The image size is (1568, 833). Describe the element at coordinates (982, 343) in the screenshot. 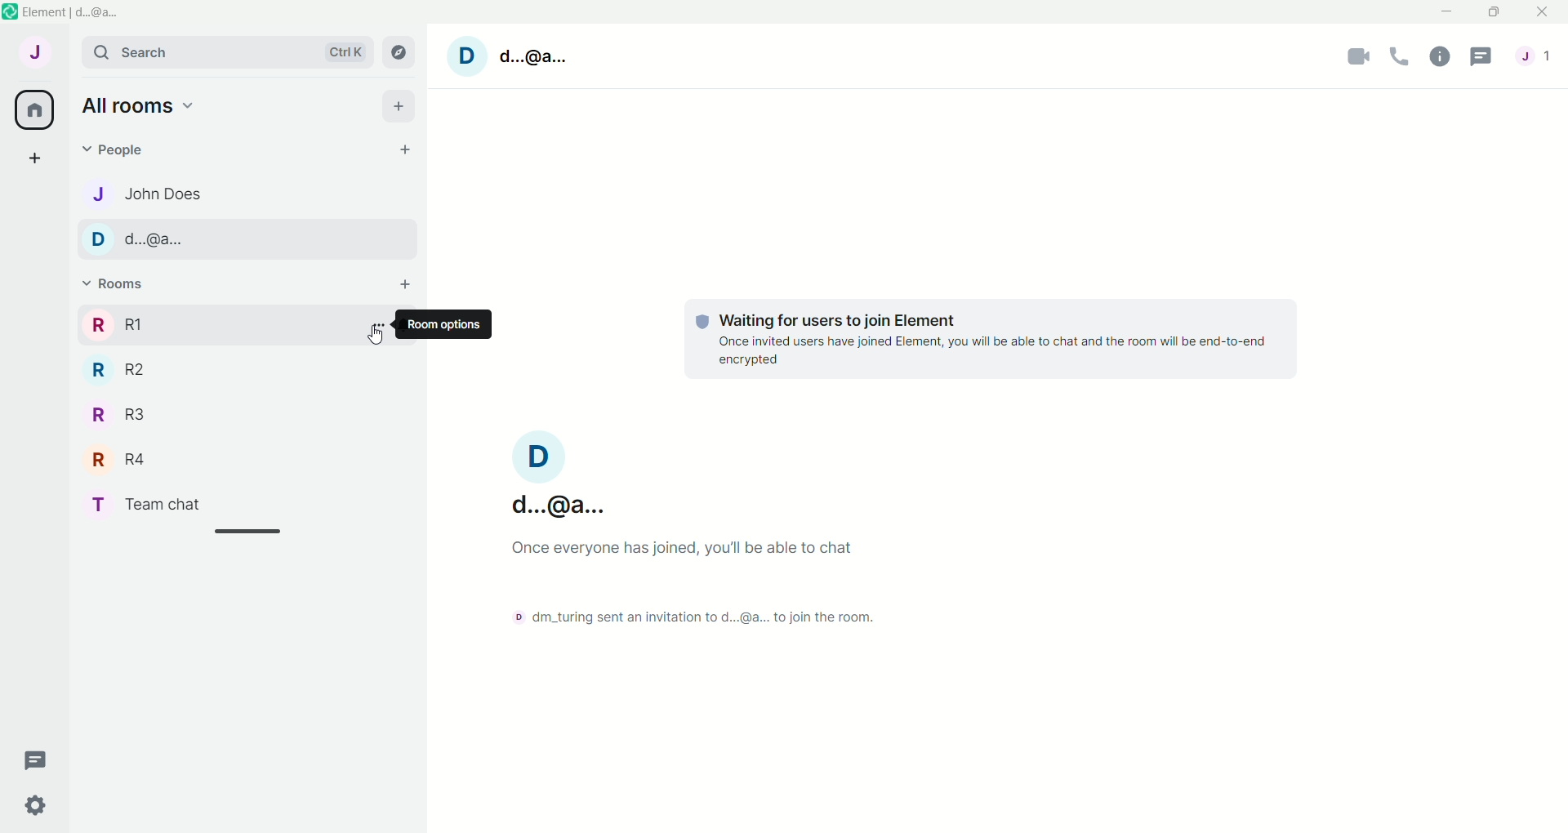

I see `Waiting for users to join Element, you will be able to chat after joining...` at that location.